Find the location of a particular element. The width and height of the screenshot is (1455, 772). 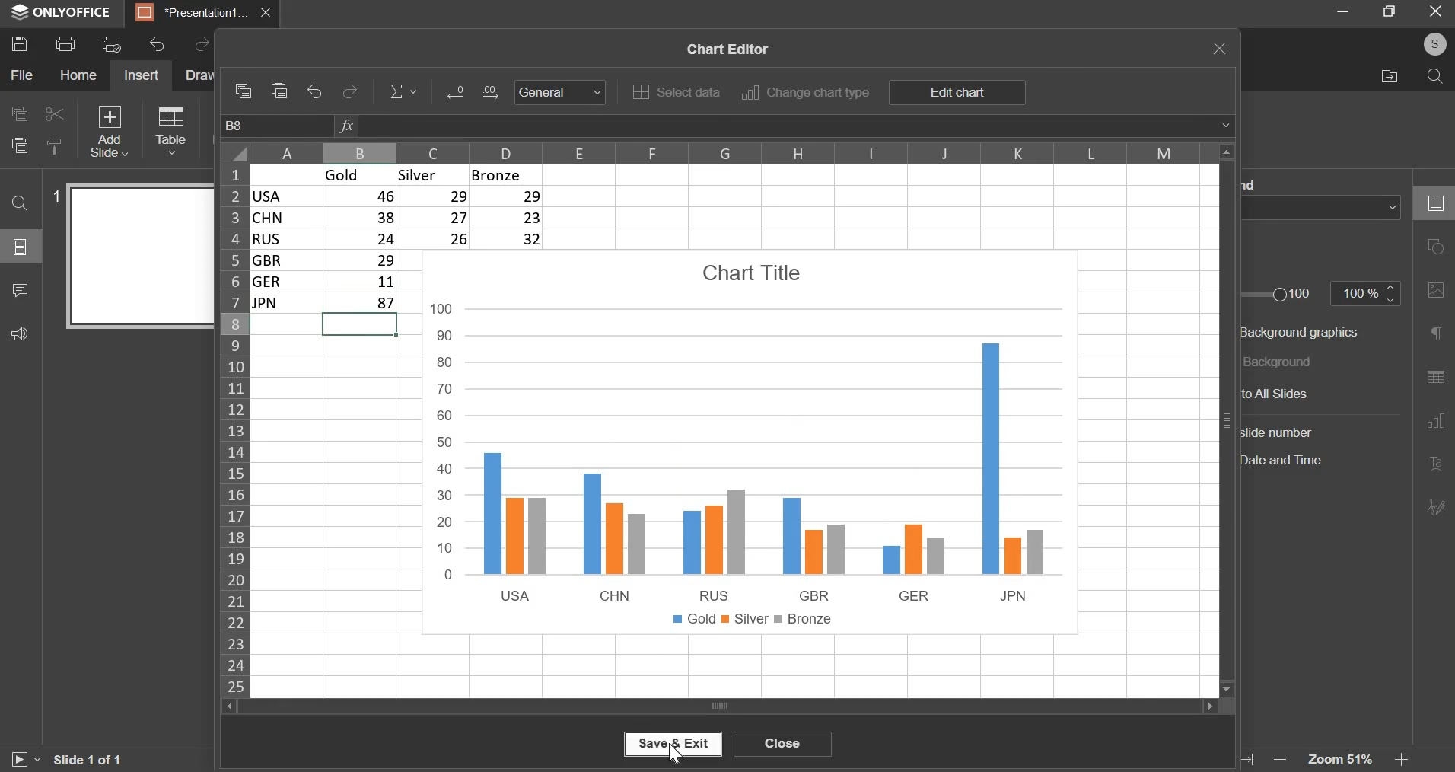

38 is located at coordinates (361, 219).